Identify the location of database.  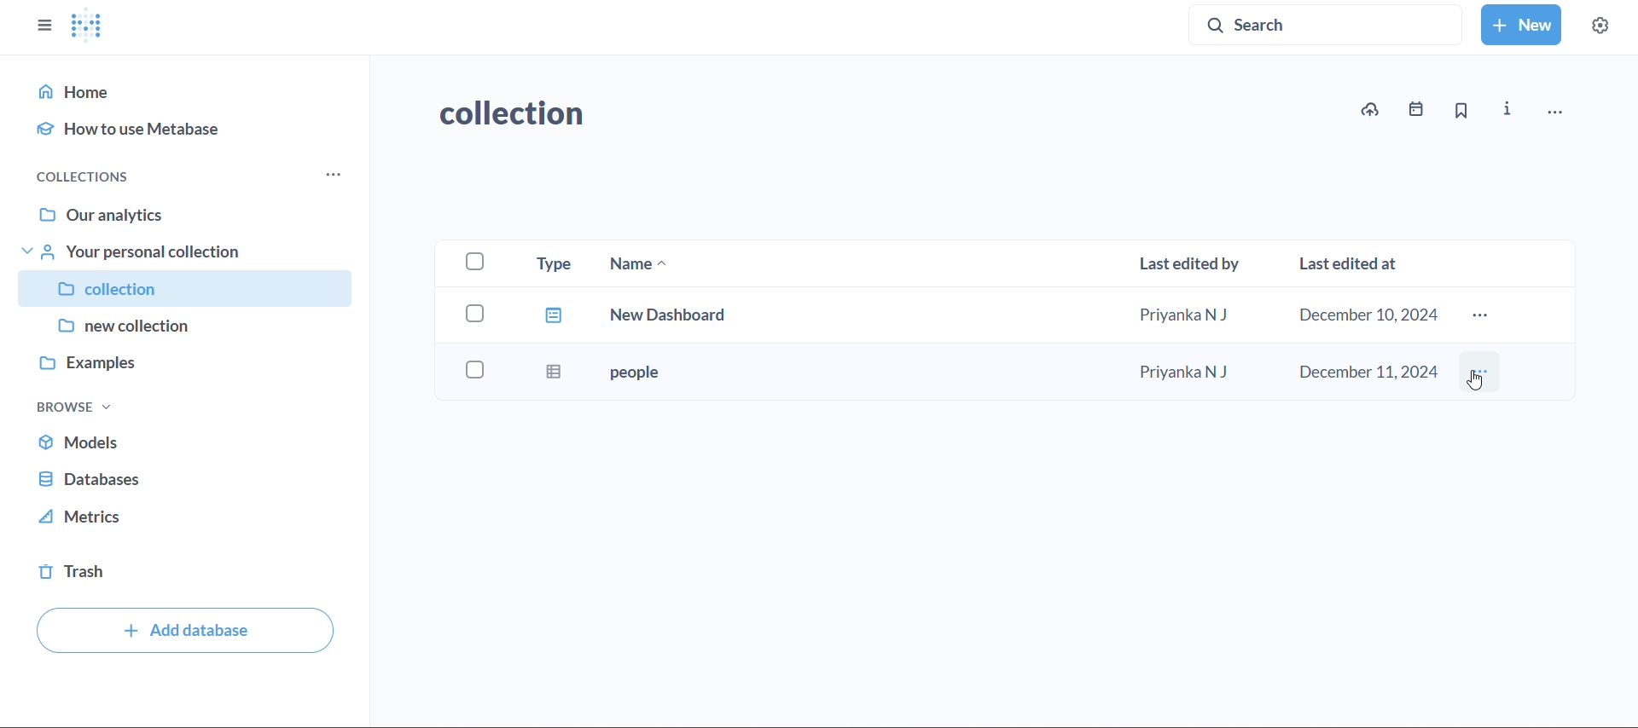
(190, 481).